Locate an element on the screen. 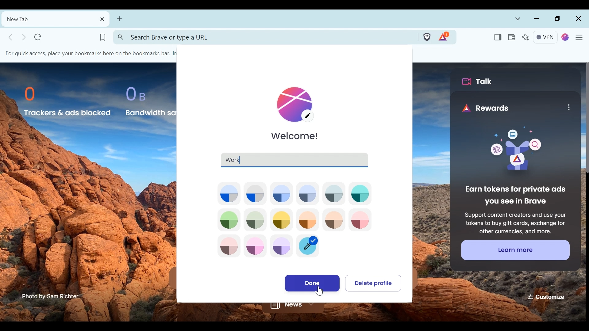  List all tabs is located at coordinates (518, 19).